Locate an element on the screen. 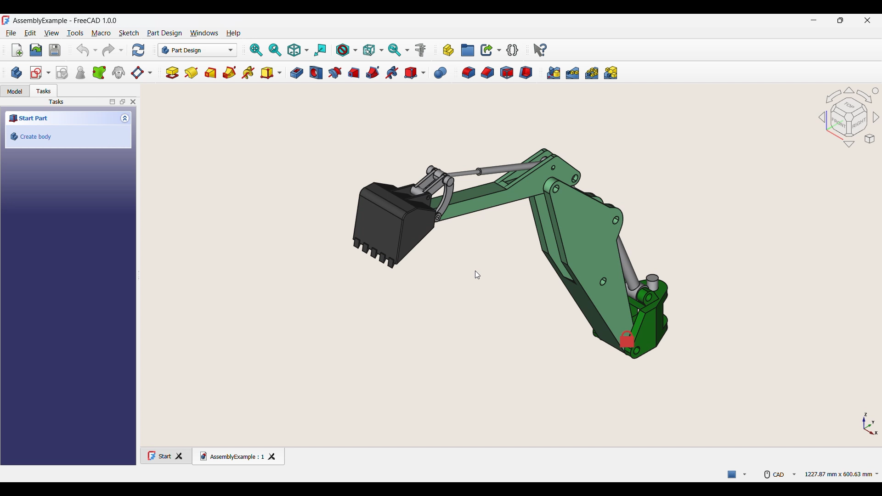  Interface reset to default is located at coordinates (479, 105).